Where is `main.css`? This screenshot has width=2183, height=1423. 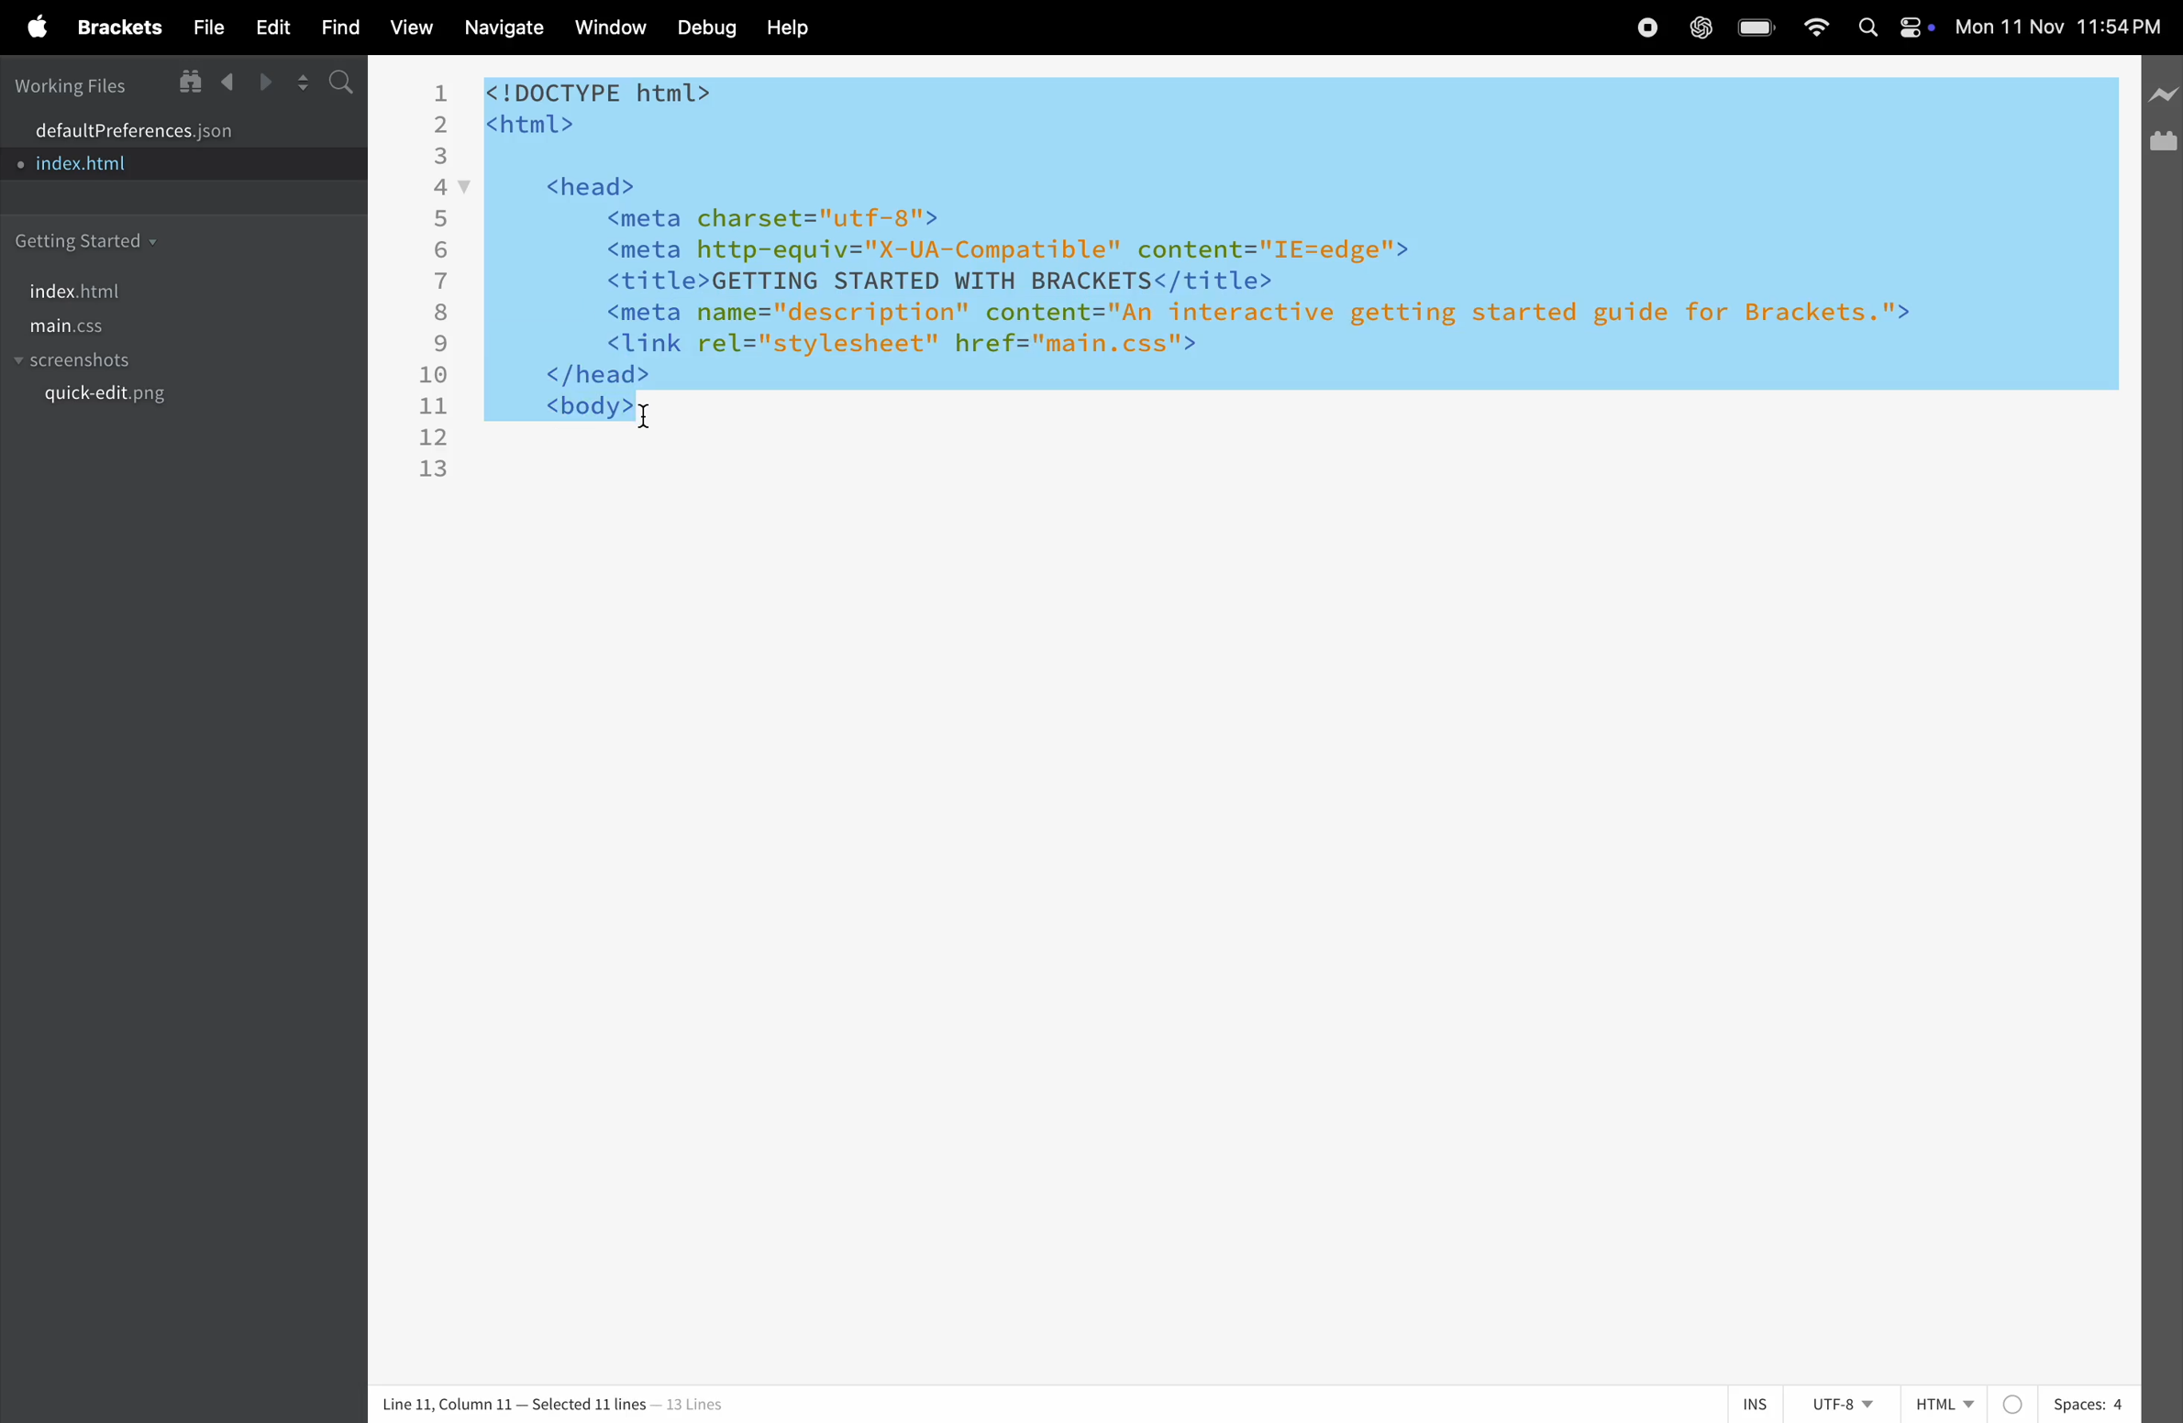
main.css is located at coordinates (168, 330).